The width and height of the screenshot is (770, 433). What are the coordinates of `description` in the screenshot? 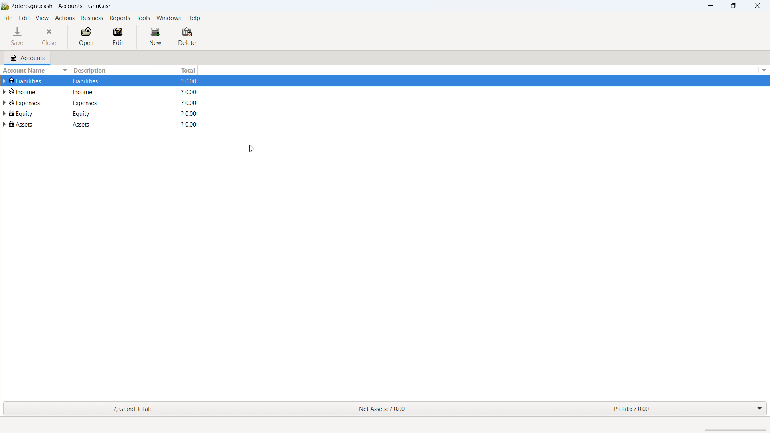 It's located at (112, 71).